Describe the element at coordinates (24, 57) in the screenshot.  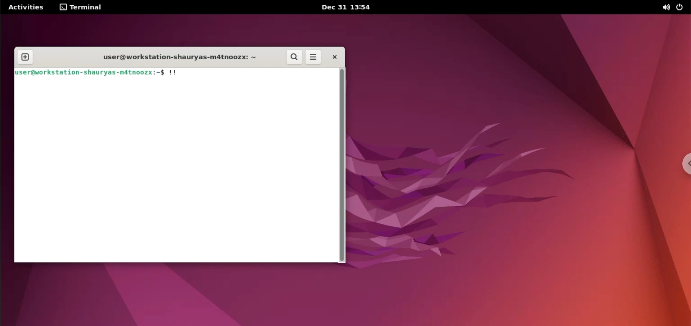
I see `new tab` at that location.